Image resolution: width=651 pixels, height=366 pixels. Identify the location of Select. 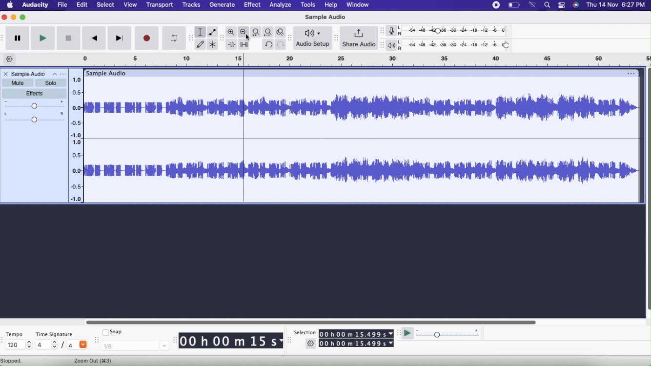
(106, 5).